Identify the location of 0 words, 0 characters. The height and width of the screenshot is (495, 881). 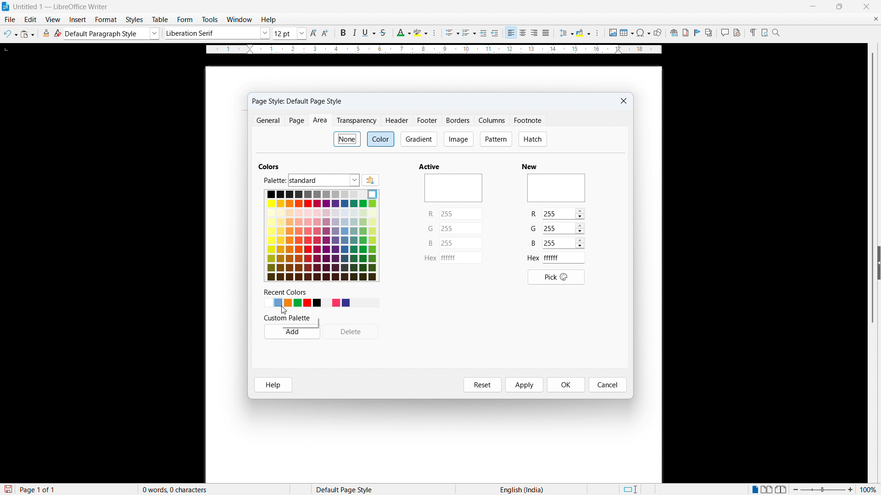
(175, 489).